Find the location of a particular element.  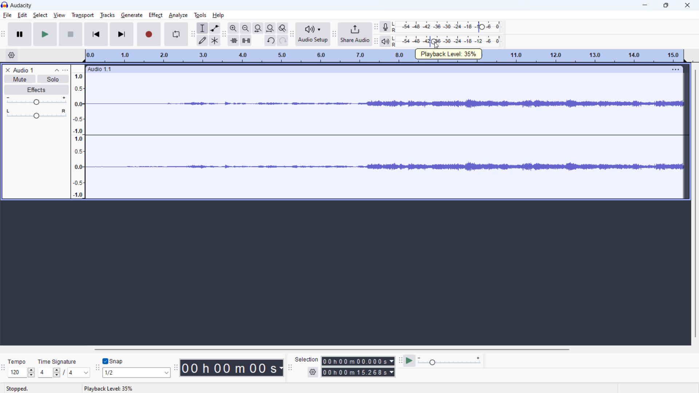

cursor is located at coordinates (437, 45).